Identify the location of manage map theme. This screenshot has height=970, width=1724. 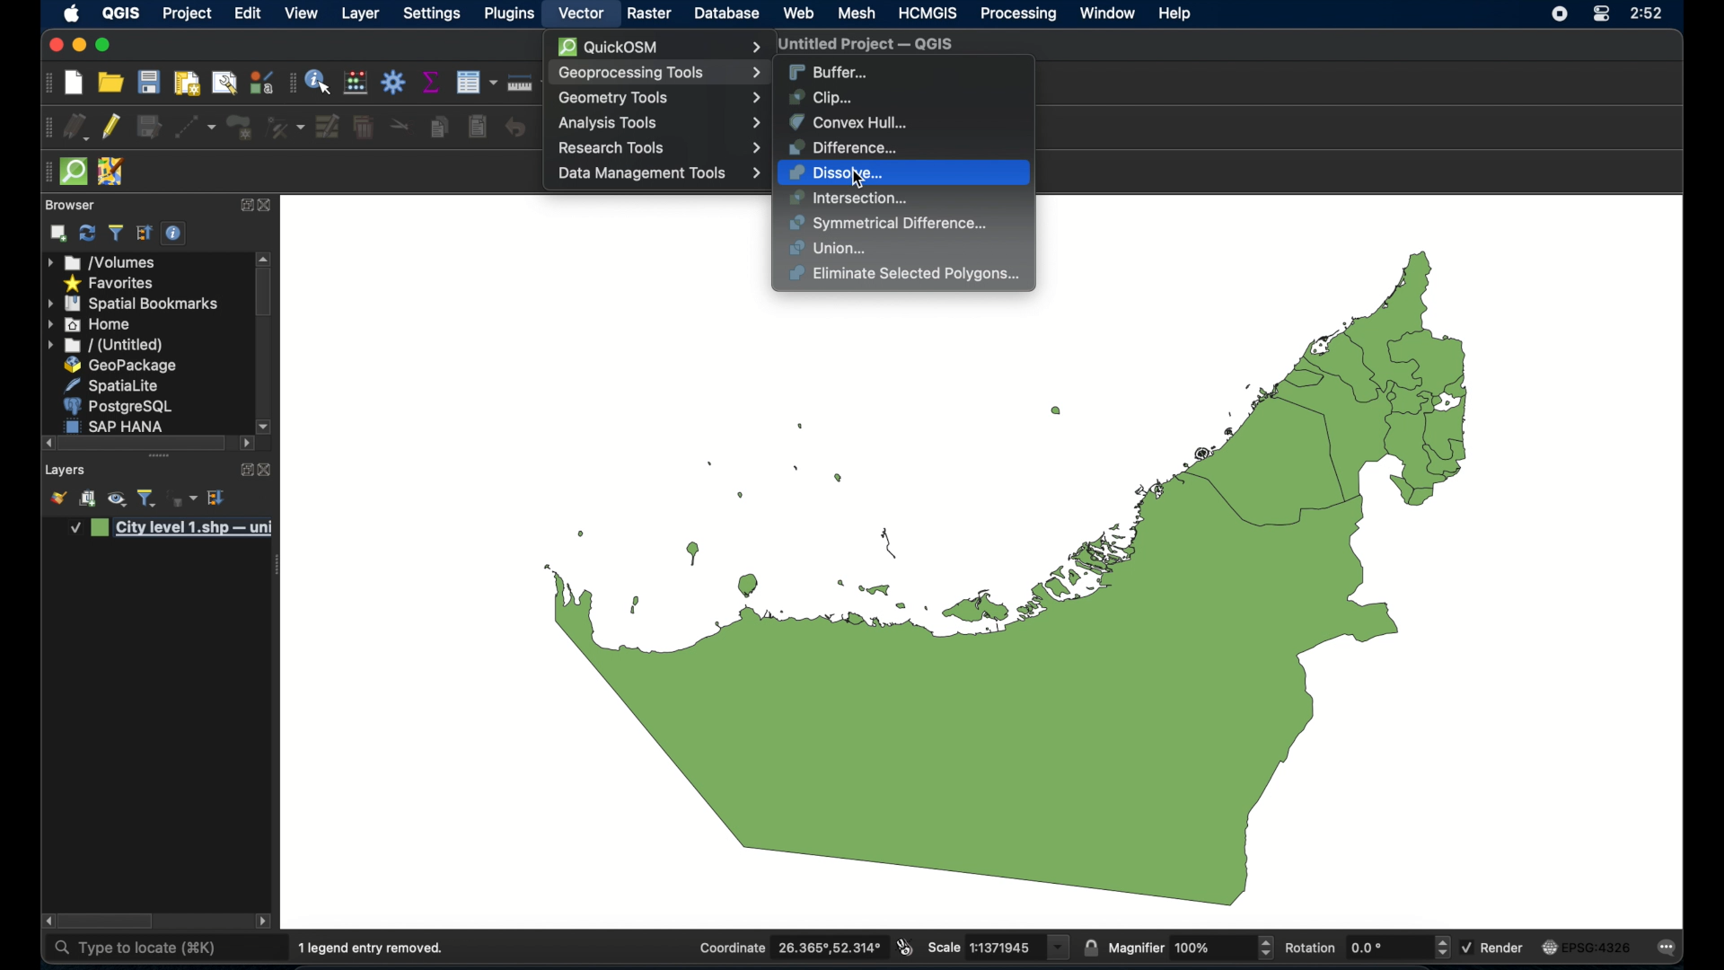
(116, 501).